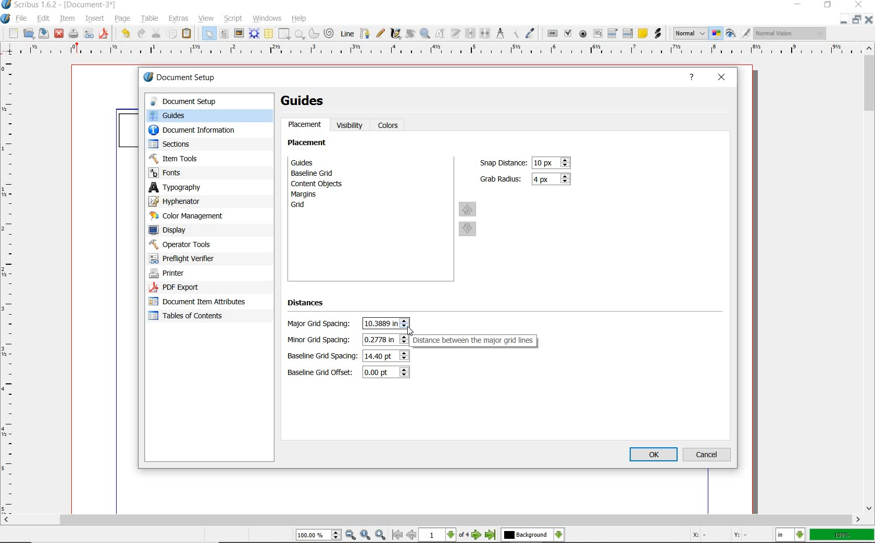 The width and height of the screenshot is (875, 543). What do you see at coordinates (410, 34) in the screenshot?
I see `rotate item` at bounding box center [410, 34].